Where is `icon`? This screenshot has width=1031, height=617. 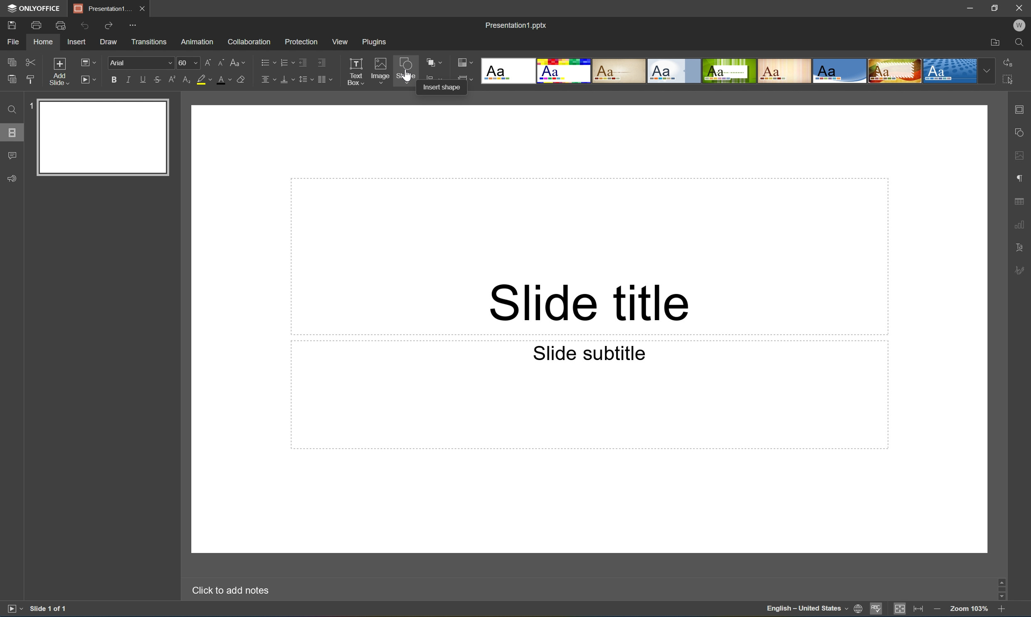 icon is located at coordinates (429, 79).